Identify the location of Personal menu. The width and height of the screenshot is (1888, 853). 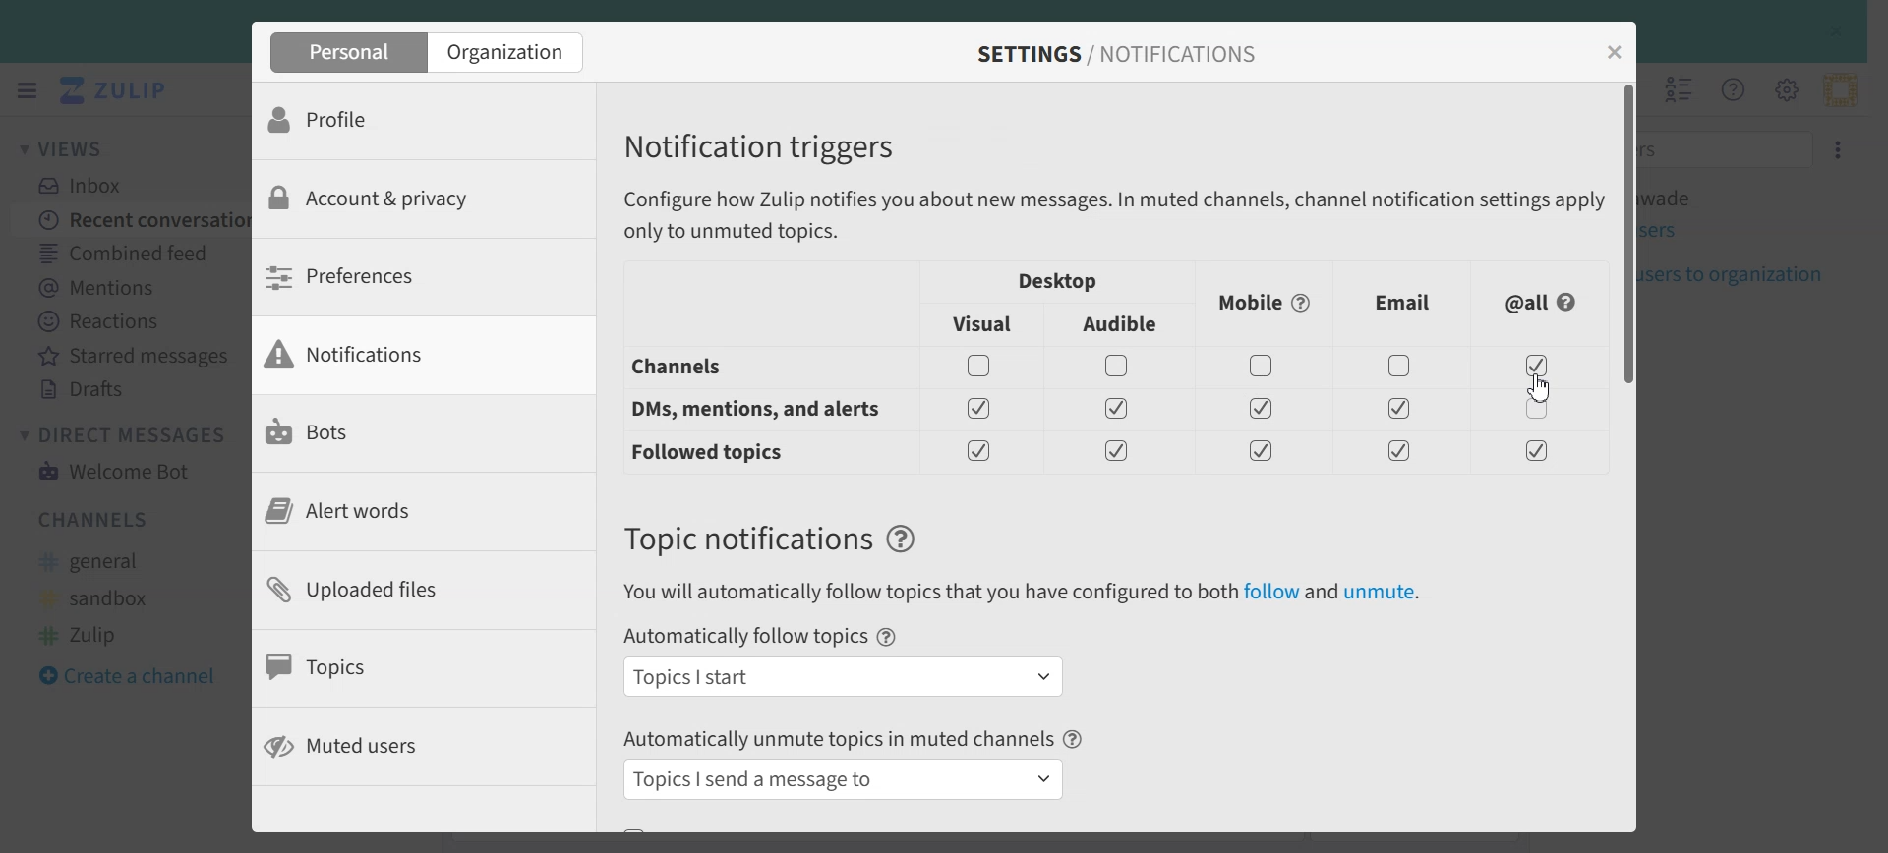
(1840, 89).